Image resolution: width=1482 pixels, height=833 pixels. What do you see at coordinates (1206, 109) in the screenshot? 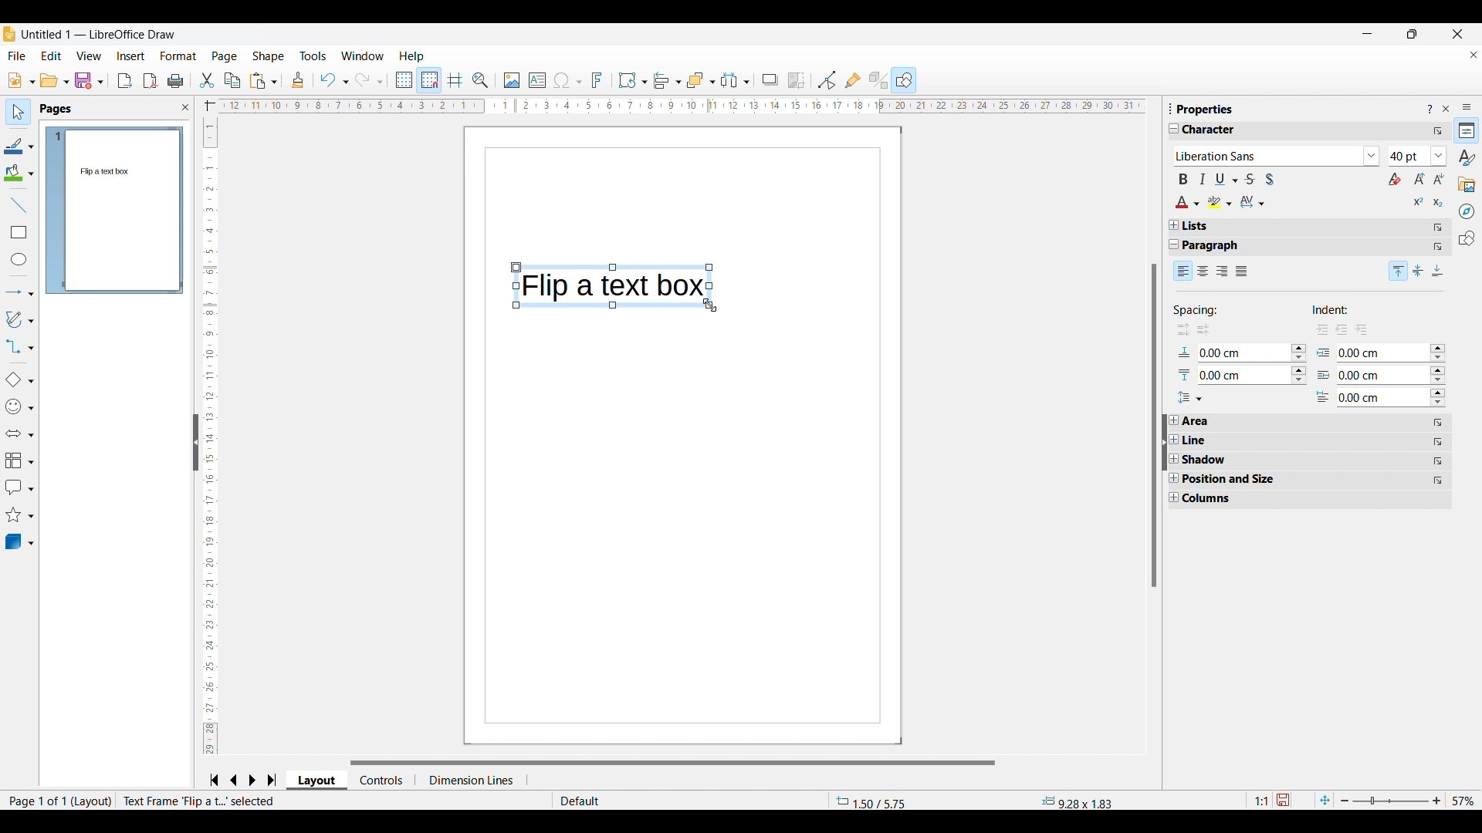
I see `properties` at bounding box center [1206, 109].